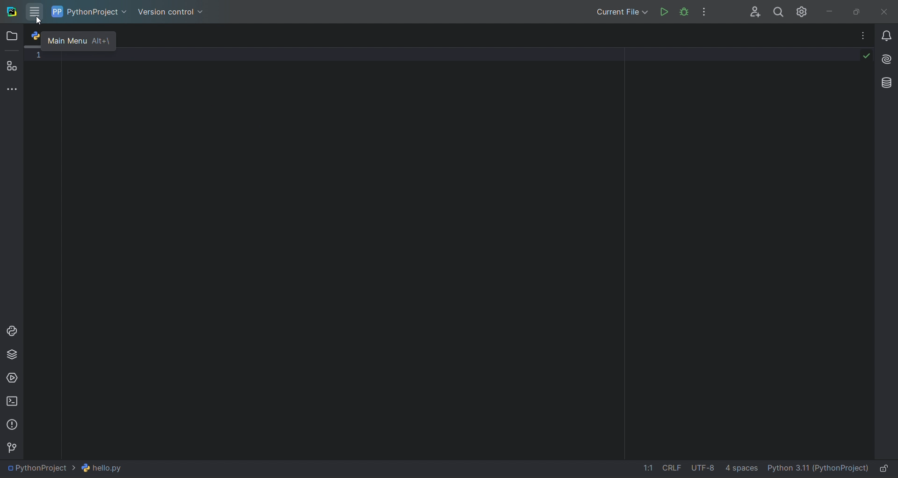 The image size is (898, 478). I want to click on options, so click(708, 11).